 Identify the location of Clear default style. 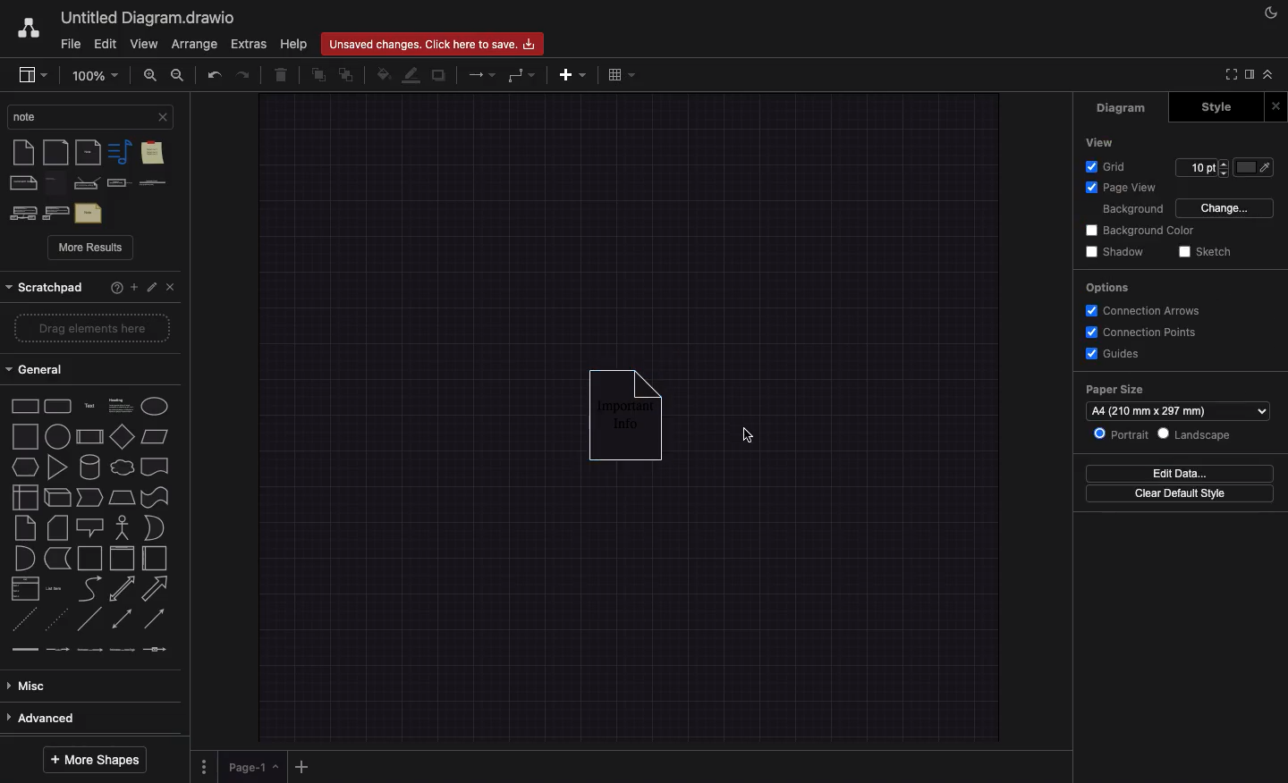
(1179, 494).